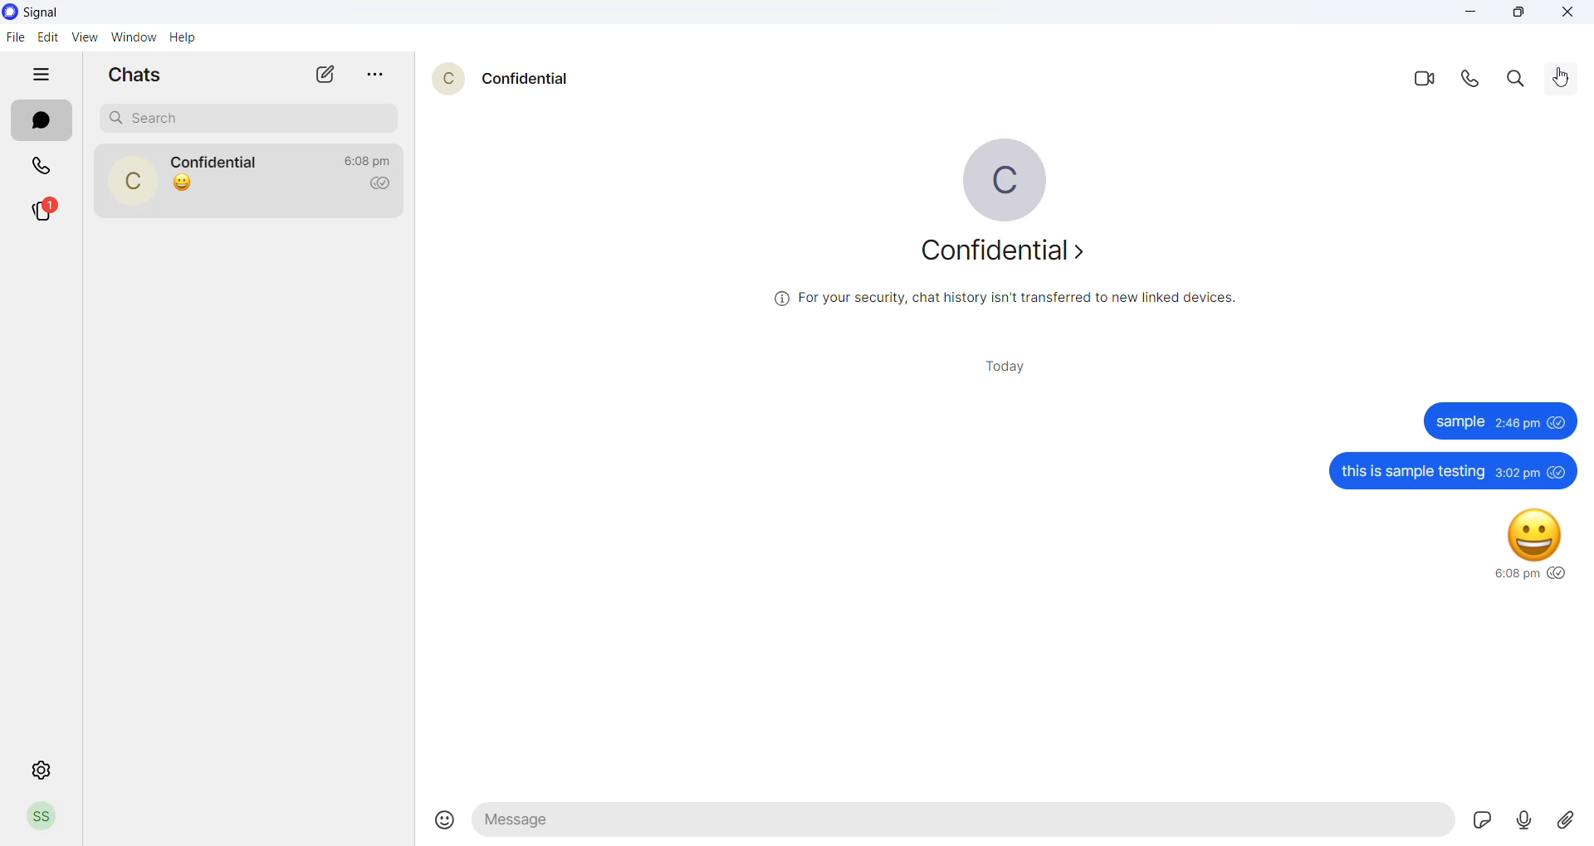 The image size is (1594, 846). What do you see at coordinates (243, 120) in the screenshot?
I see `search chats` at bounding box center [243, 120].